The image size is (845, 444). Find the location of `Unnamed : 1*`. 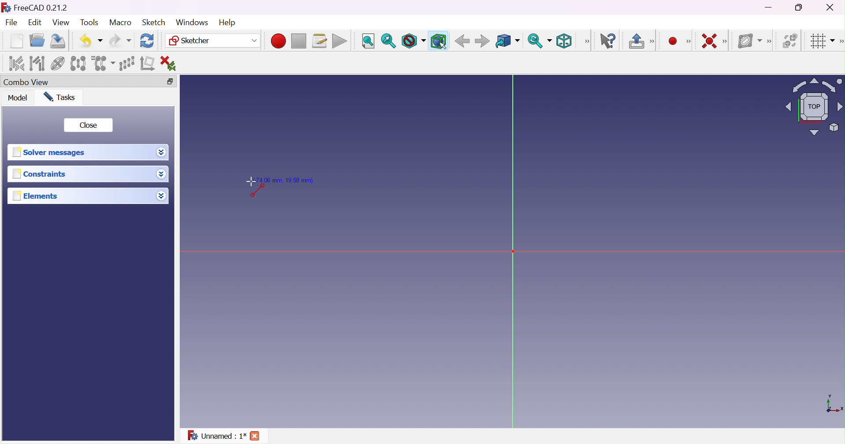

Unnamed : 1* is located at coordinates (217, 437).